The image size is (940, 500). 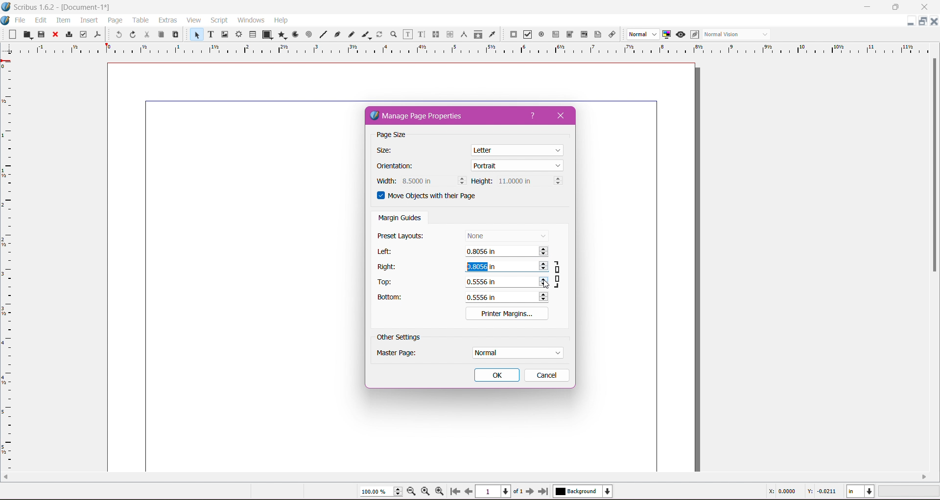 I want to click on Item, so click(x=63, y=20).